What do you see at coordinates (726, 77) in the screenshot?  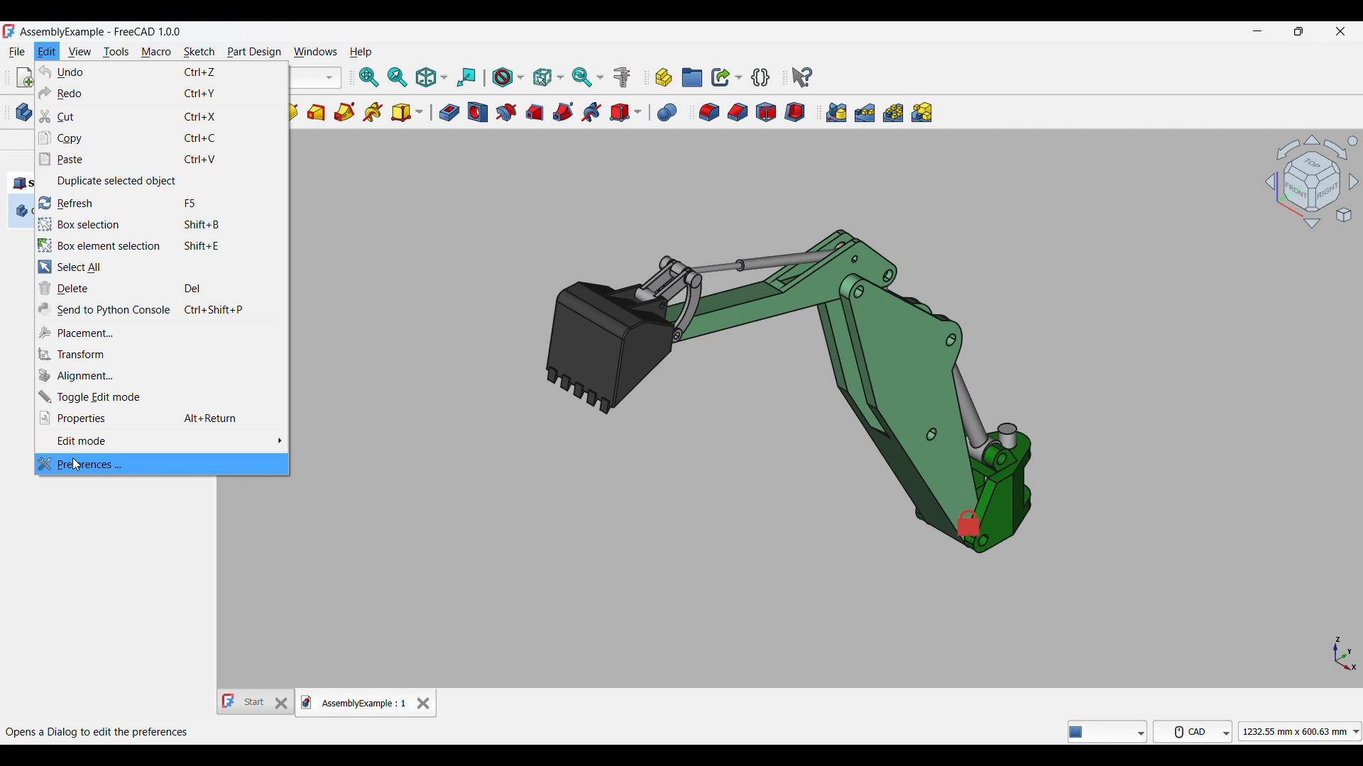 I see `Make link options` at bounding box center [726, 77].